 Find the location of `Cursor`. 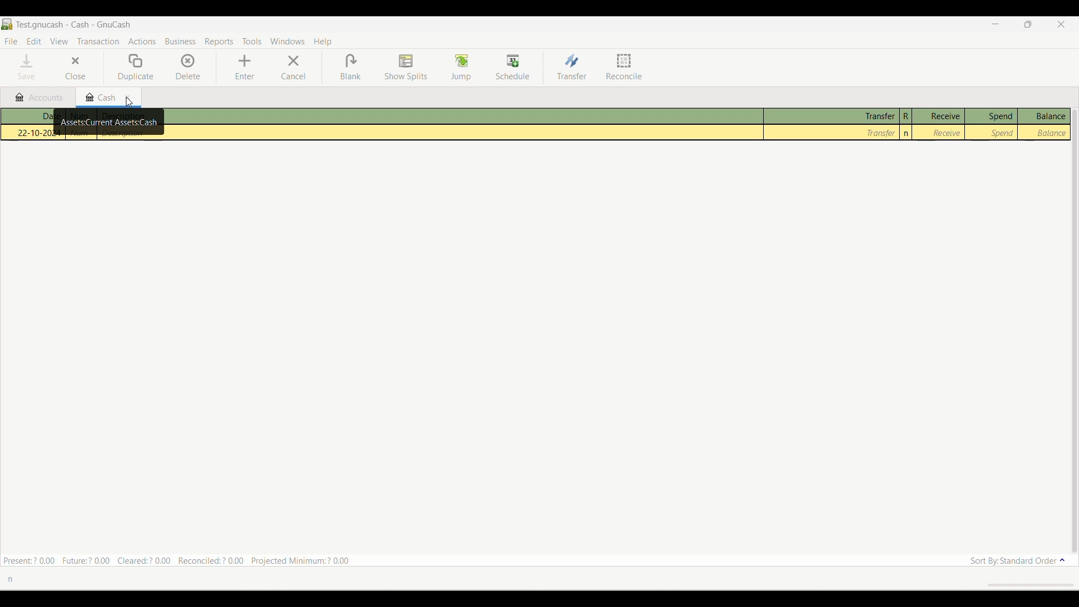

Cursor is located at coordinates (134, 102).